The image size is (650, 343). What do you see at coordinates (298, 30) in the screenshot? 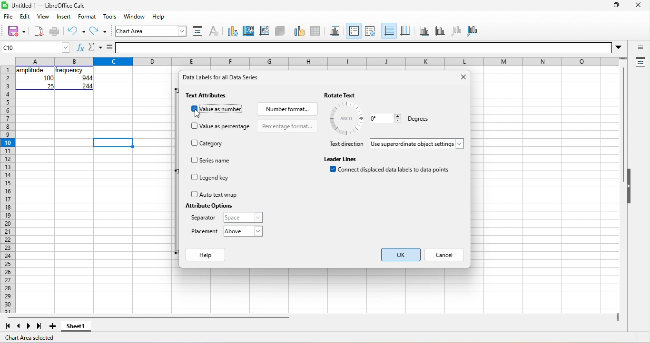
I see `data range` at bounding box center [298, 30].